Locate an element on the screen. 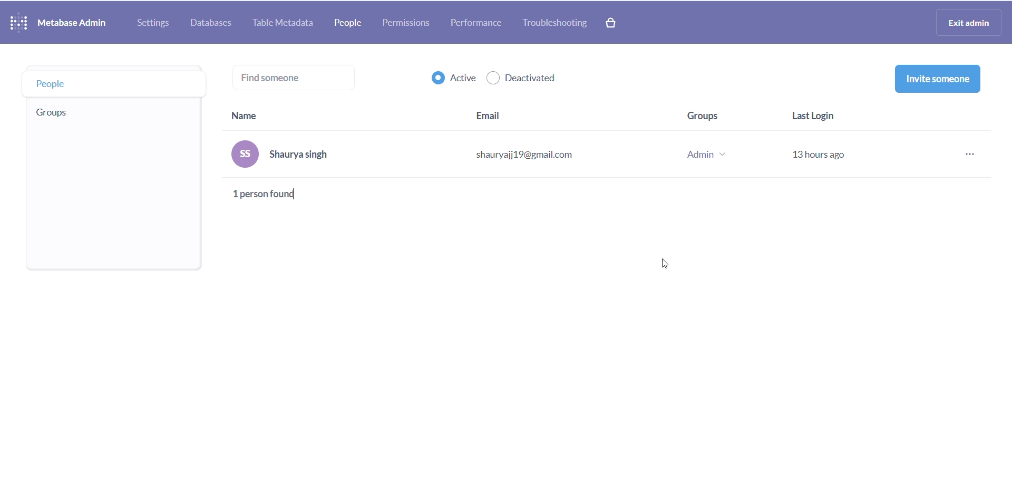 This screenshot has height=480, width=1012. troubleshooting is located at coordinates (558, 23).